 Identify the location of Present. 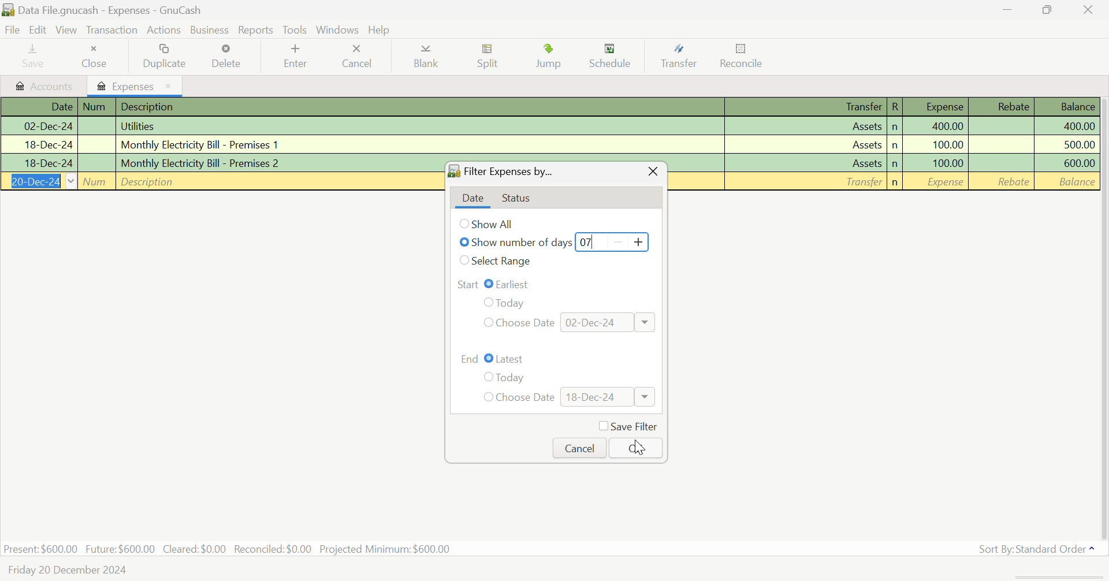
(41, 549).